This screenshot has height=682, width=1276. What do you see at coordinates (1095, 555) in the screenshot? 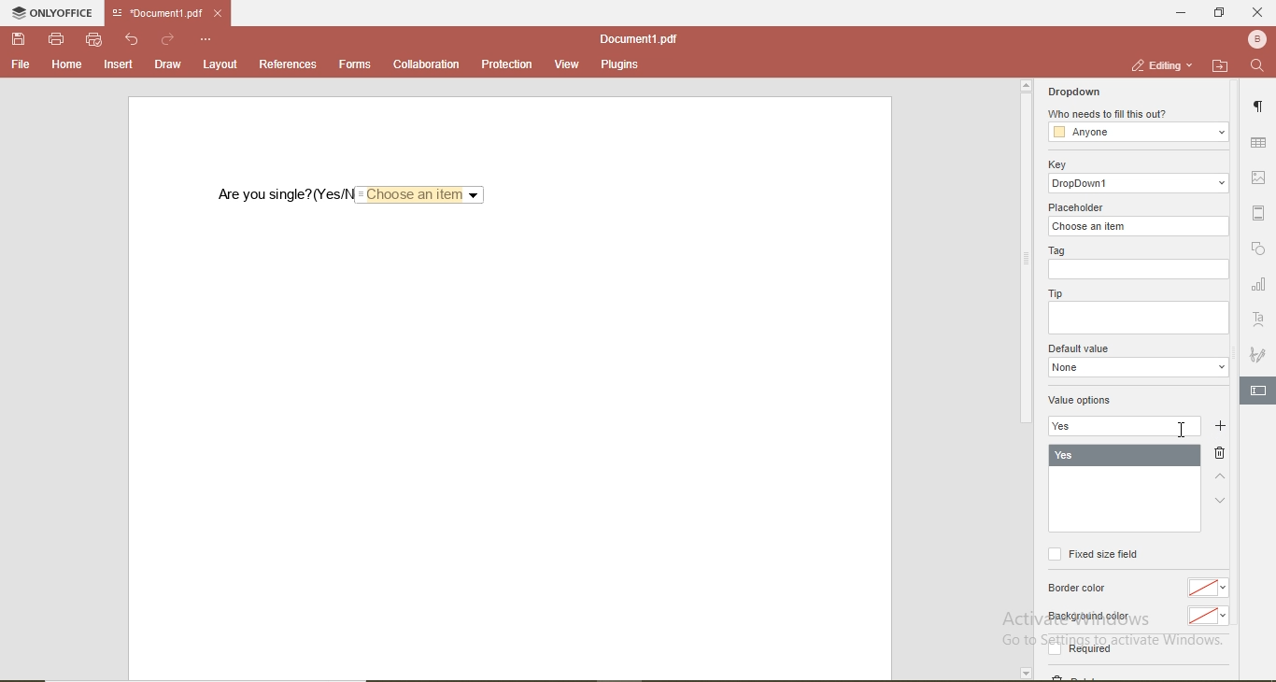
I see `fixed size field` at bounding box center [1095, 555].